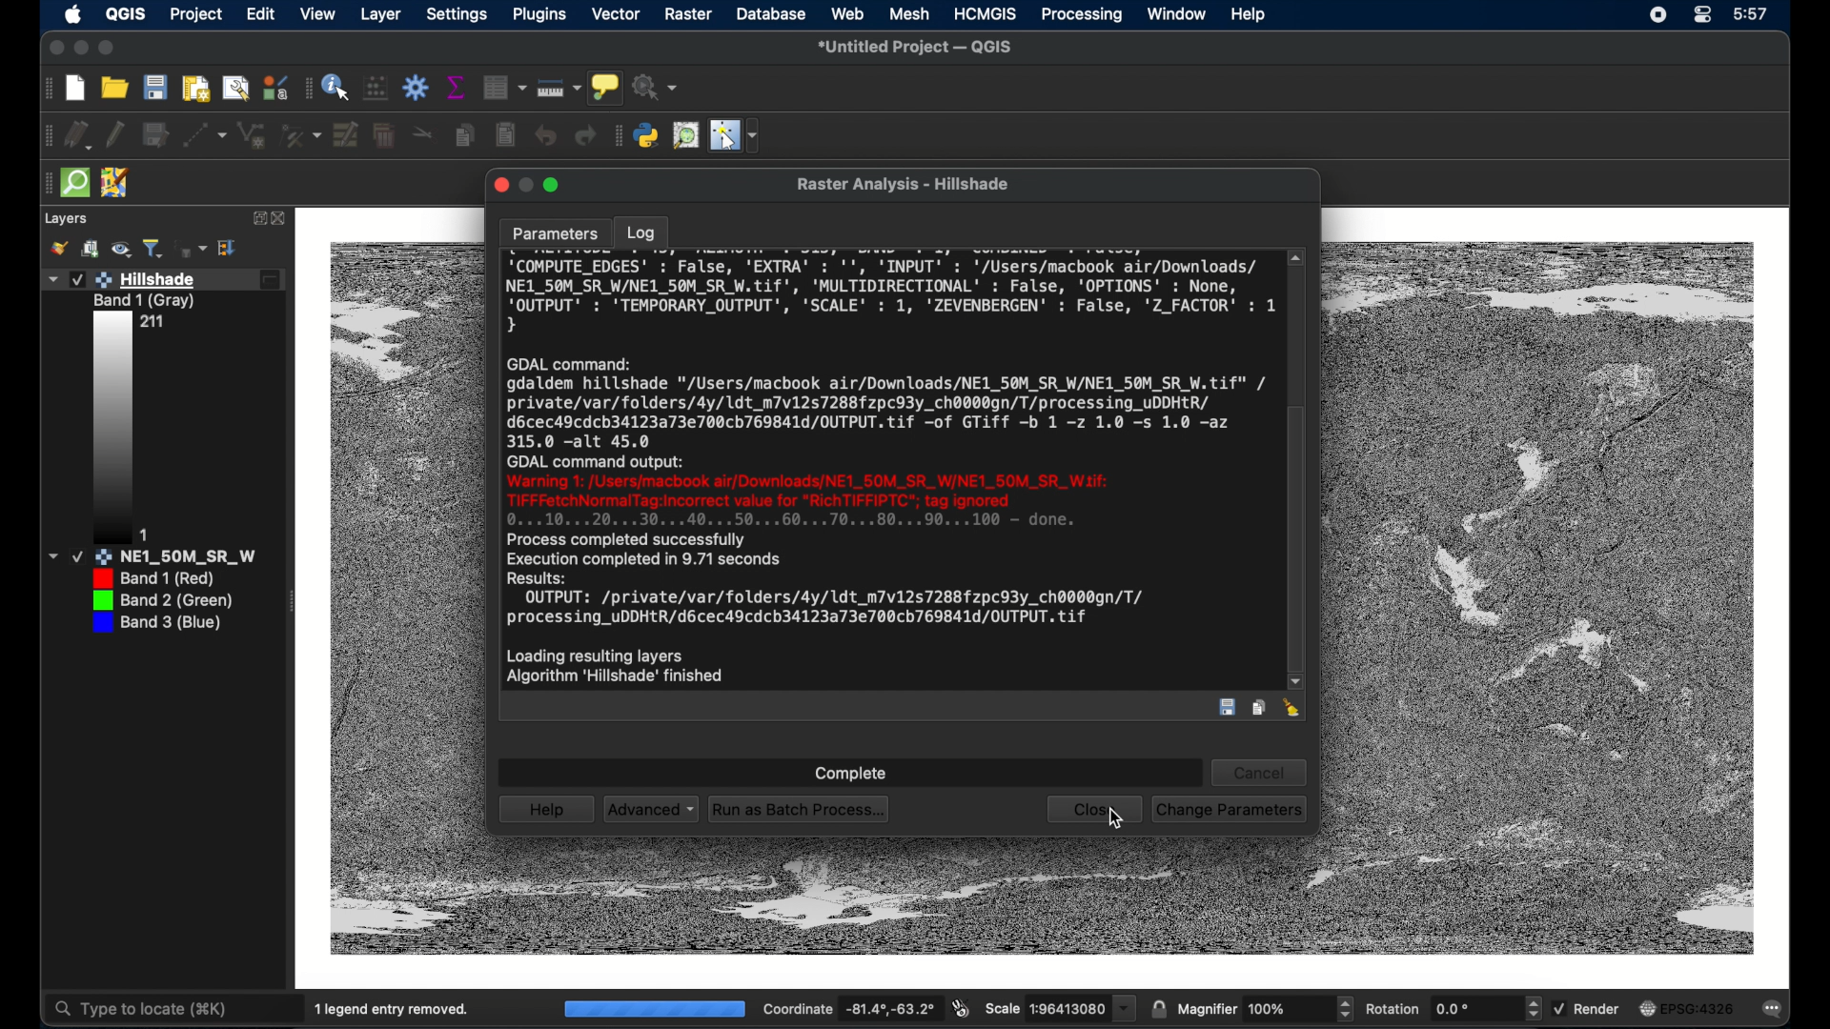  Describe the element at coordinates (281, 219) in the screenshot. I see `close` at that location.